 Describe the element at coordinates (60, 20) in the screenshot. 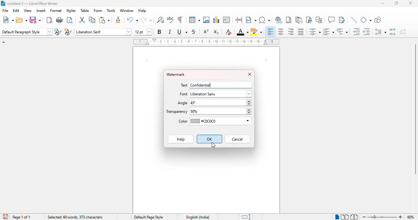

I see `print` at that location.